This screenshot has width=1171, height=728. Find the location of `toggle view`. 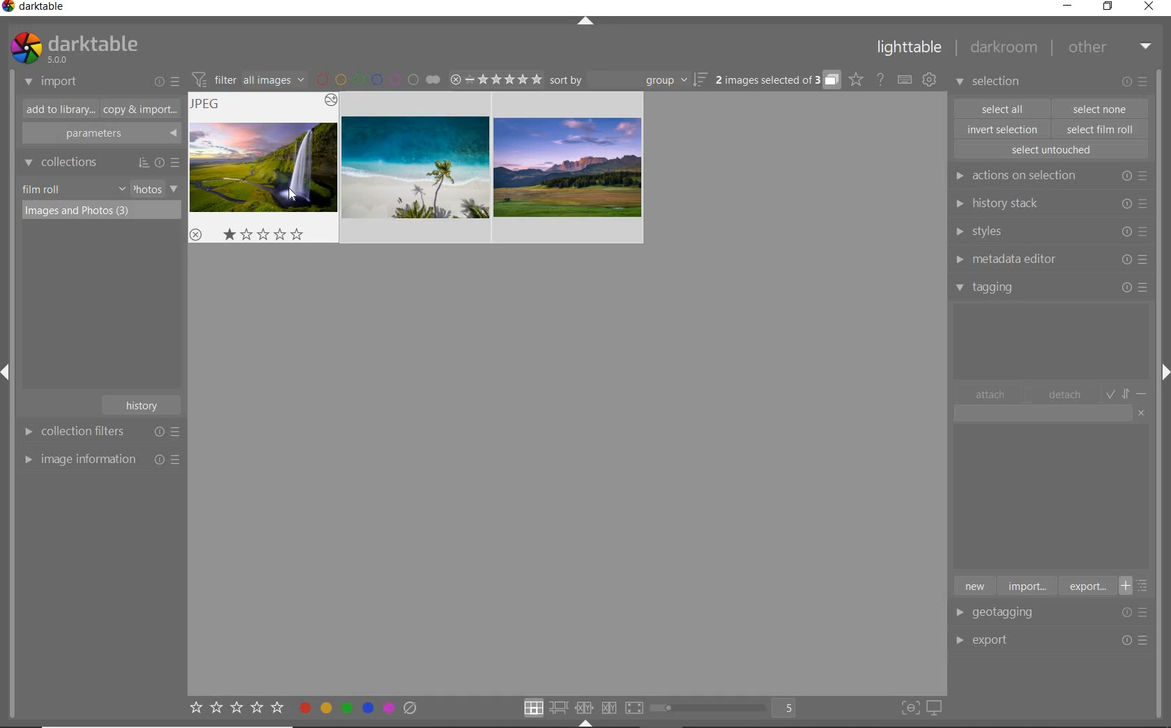

toggle view is located at coordinates (728, 709).